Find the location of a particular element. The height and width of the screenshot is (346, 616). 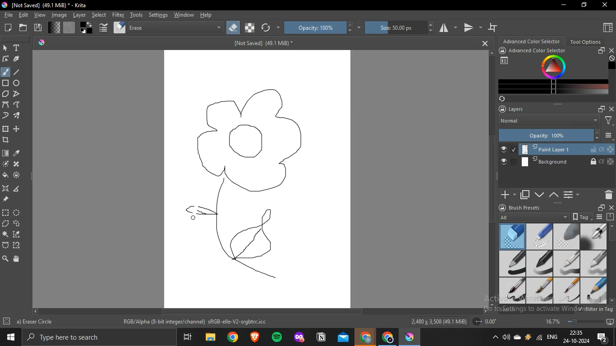

Up is located at coordinates (493, 52).